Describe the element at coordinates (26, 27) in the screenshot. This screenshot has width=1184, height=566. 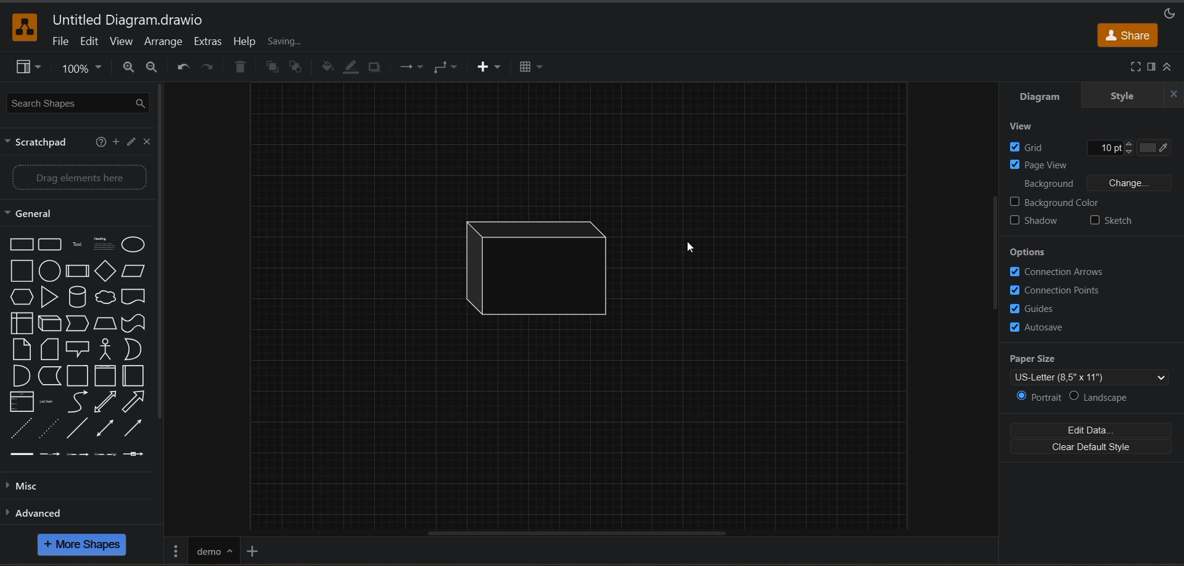
I see `app logo` at that location.